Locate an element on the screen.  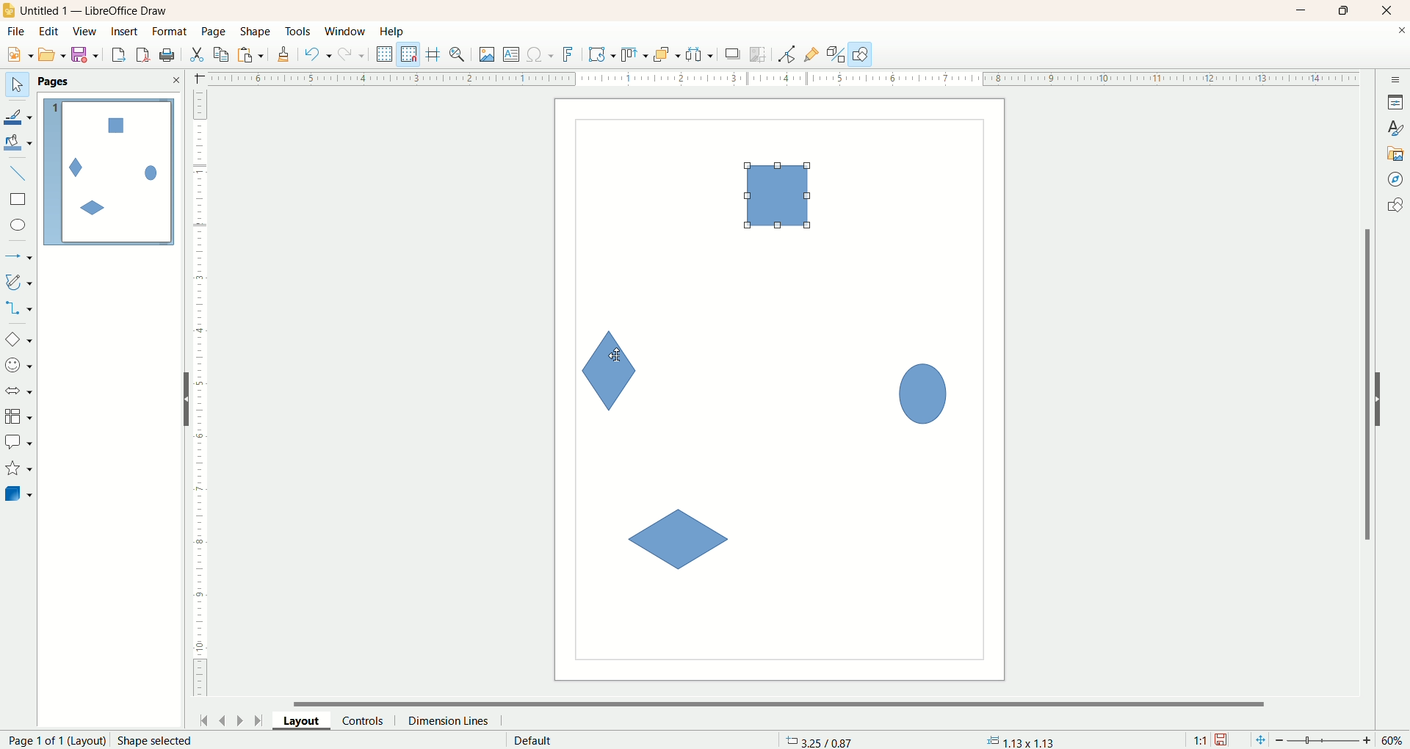
ellipse is located at coordinates (20, 227).